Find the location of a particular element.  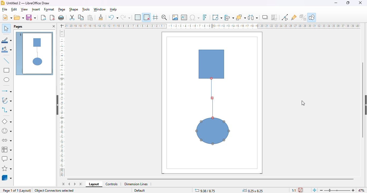

vertical scroll bar is located at coordinates (363, 100).